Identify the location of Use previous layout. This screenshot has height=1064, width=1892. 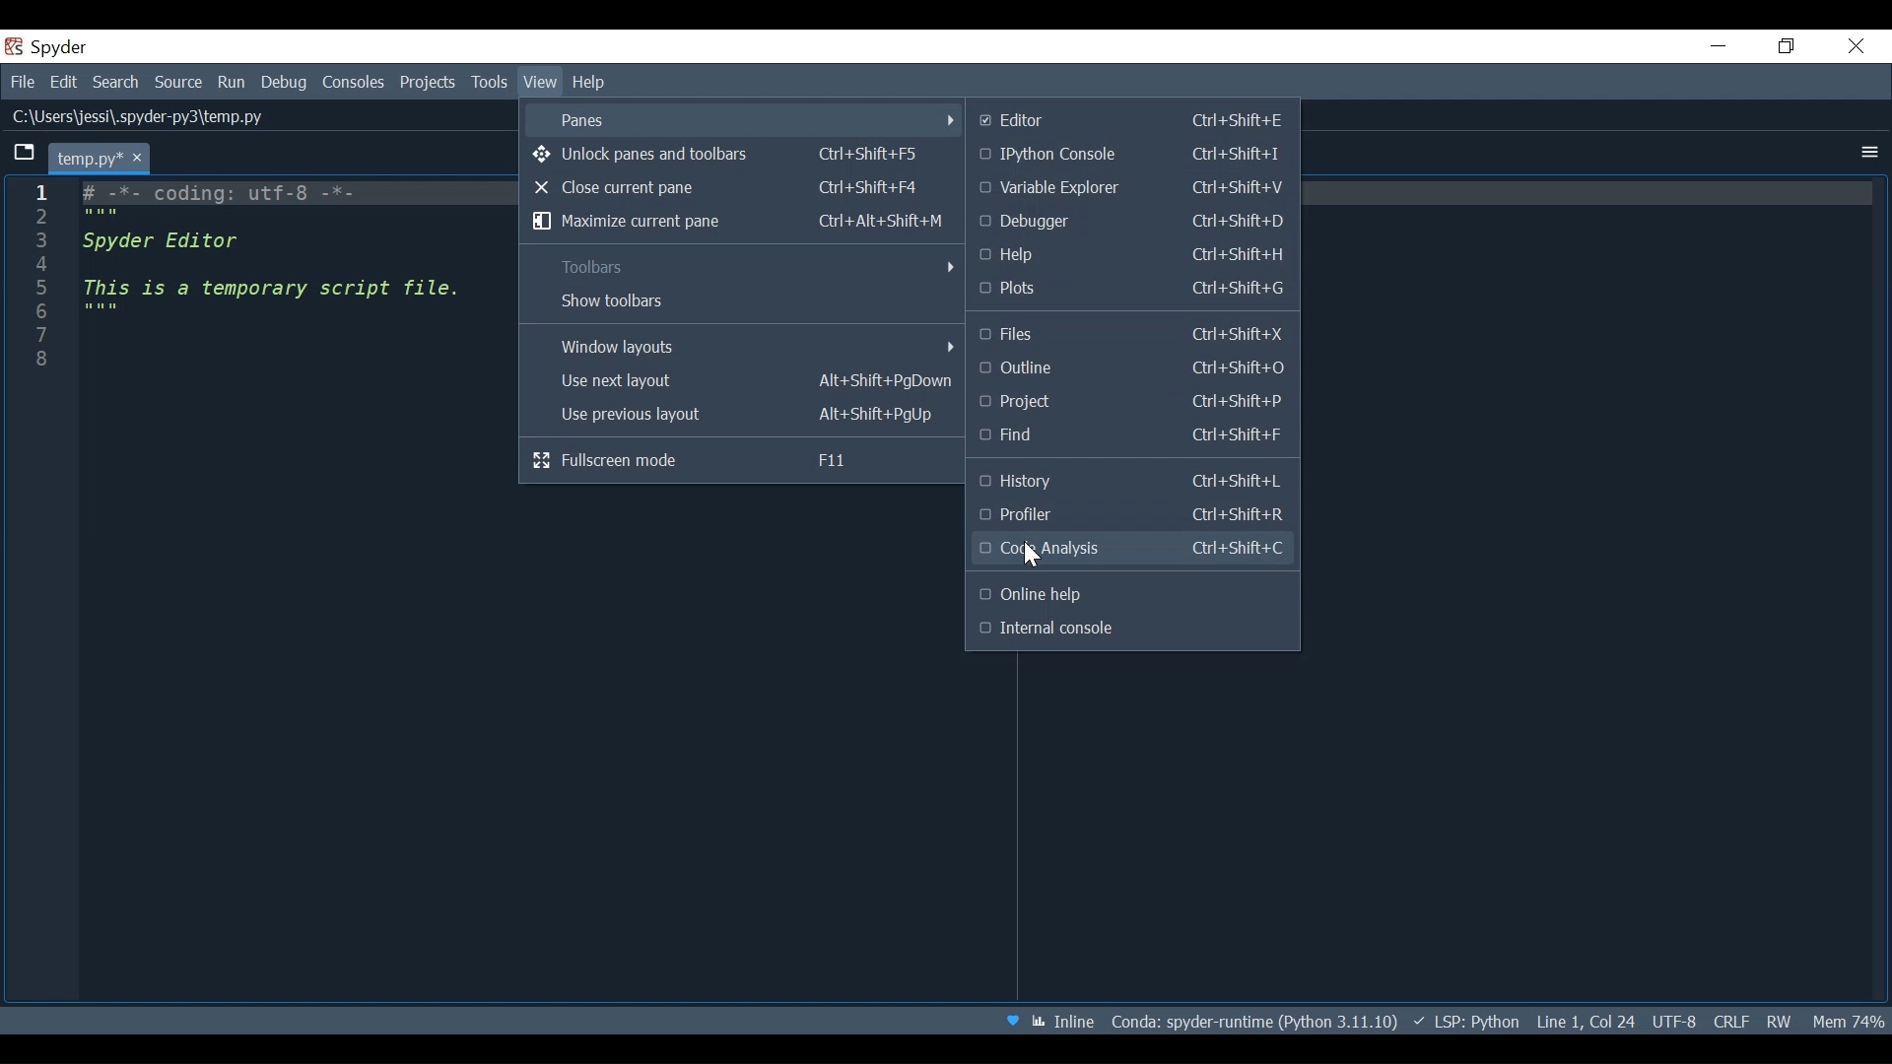
(741, 416).